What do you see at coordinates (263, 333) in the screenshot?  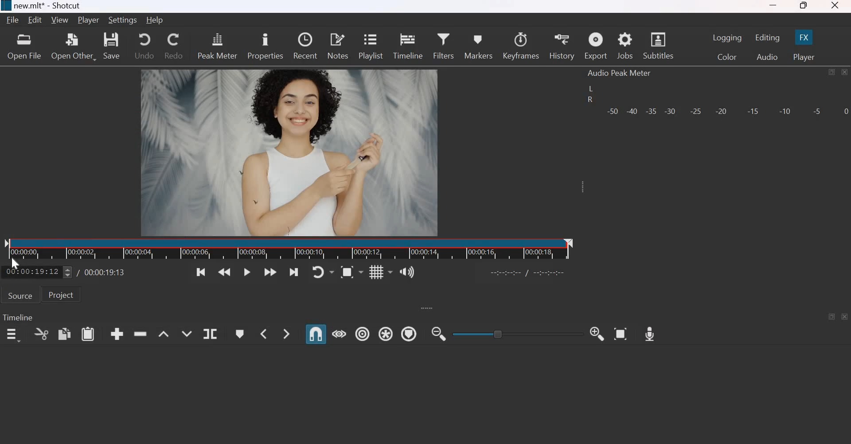 I see `Previous Marker` at bounding box center [263, 333].